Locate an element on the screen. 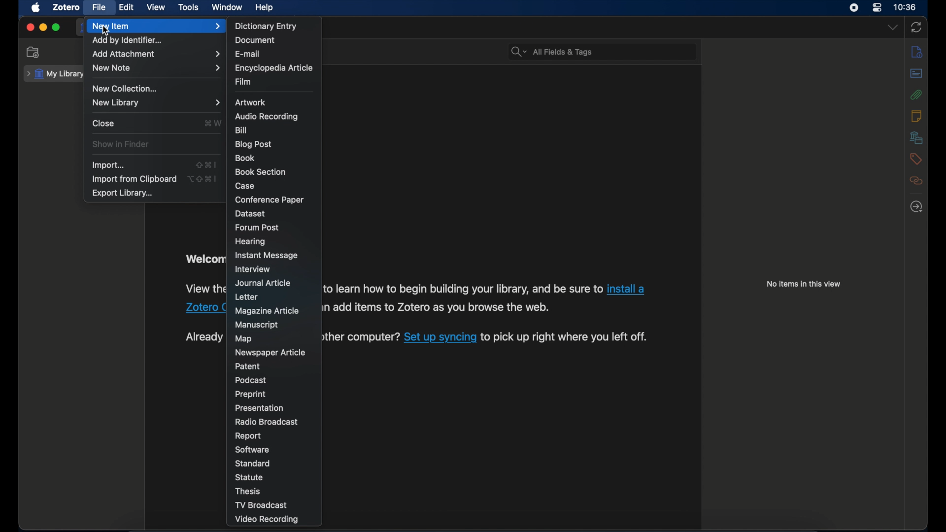 The image size is (946, 532). libraries is located at coordinates (916, 138).